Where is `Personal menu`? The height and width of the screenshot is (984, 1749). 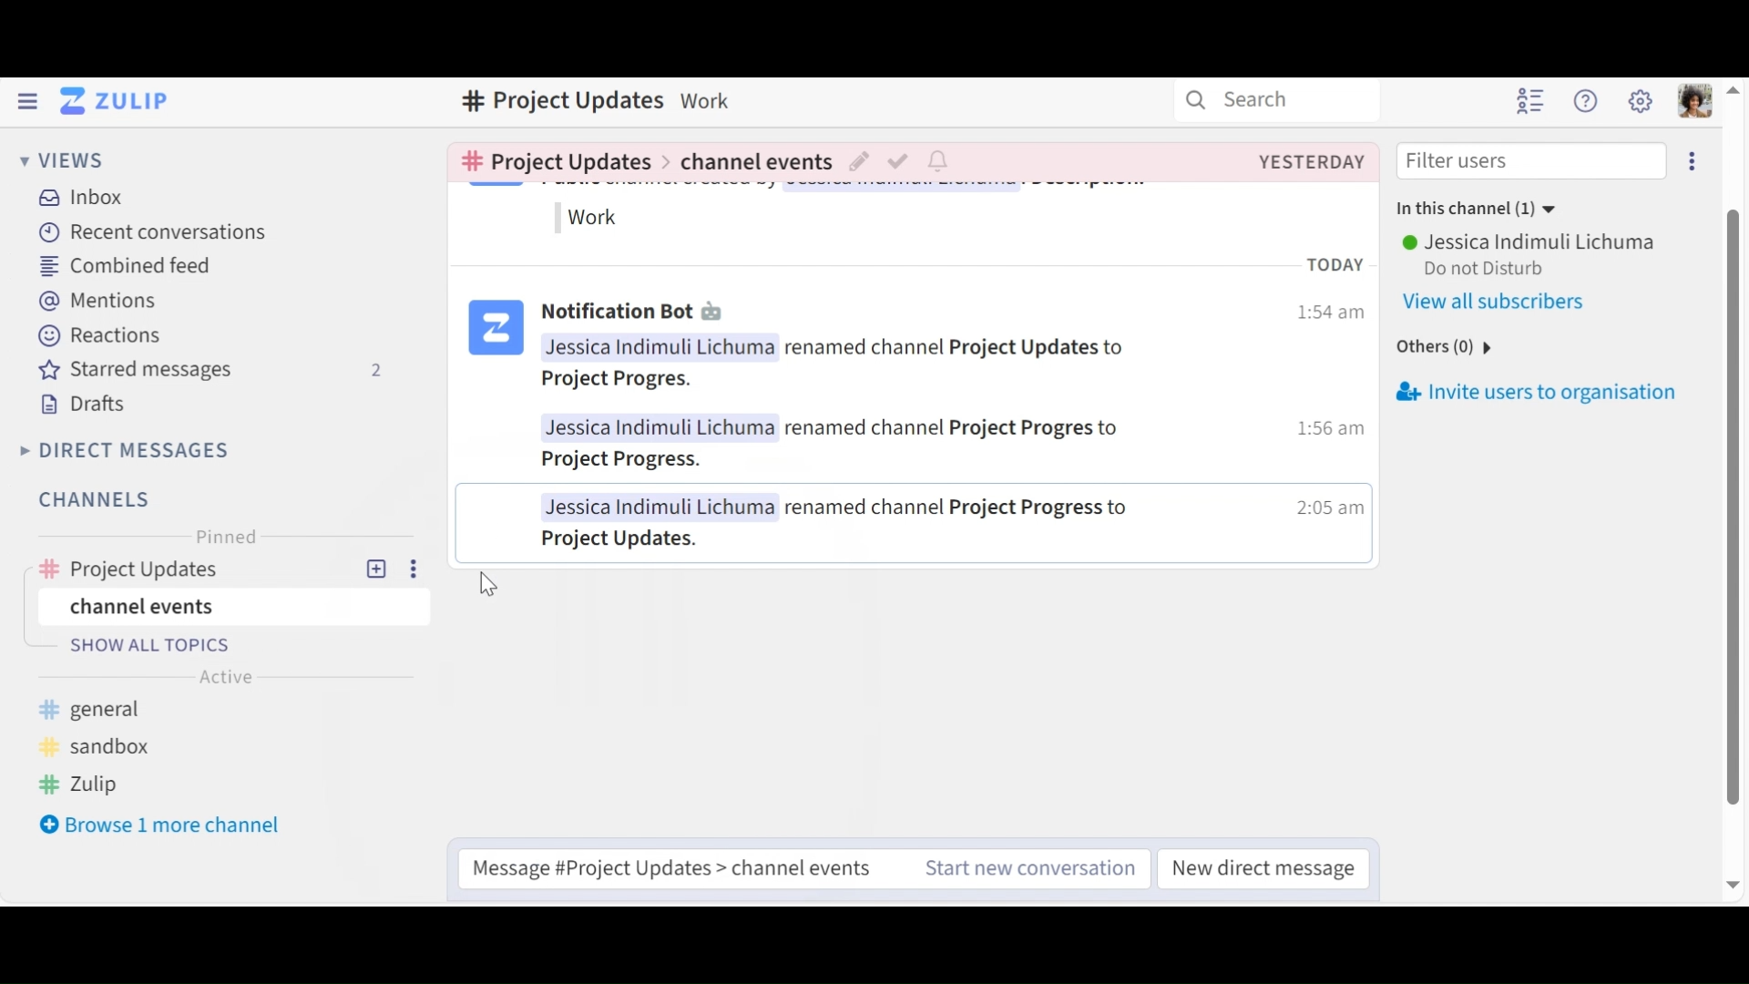 Personal menu is located at coordinates (1697, 100).